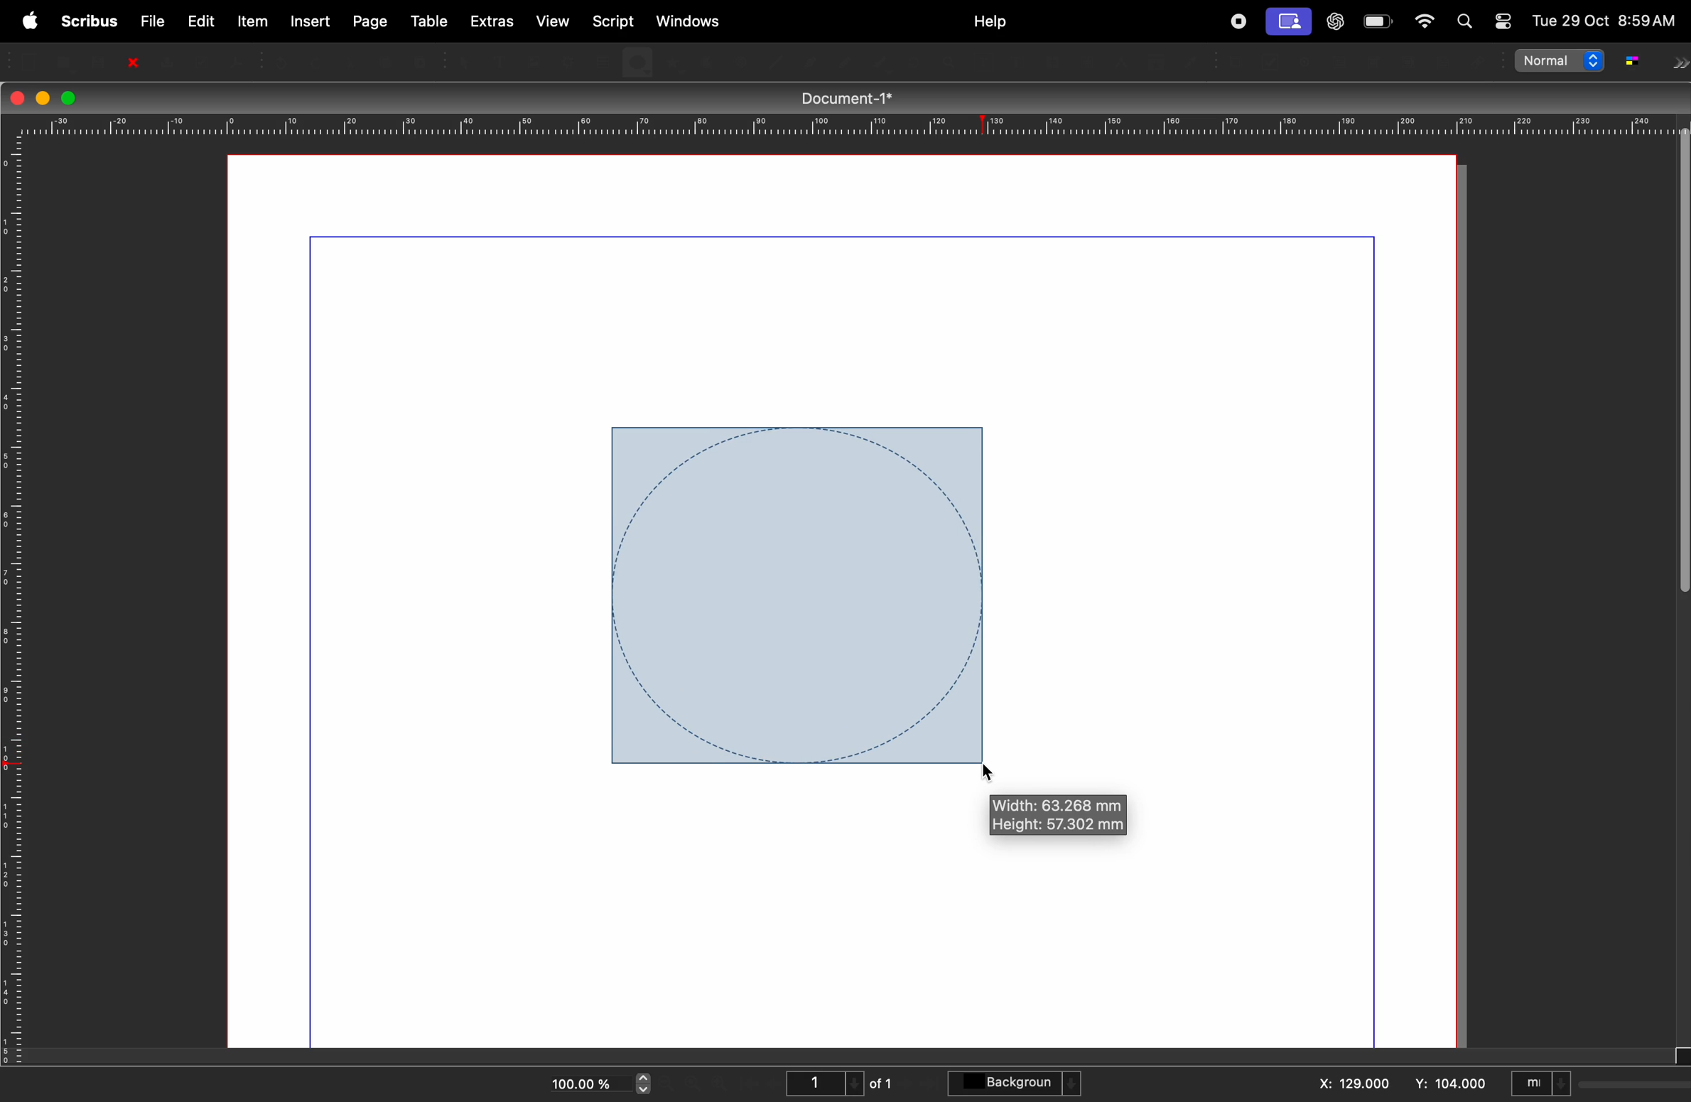 The image size is (1691, 1102). I want to click on horrizontal scale, so click(840, 125).